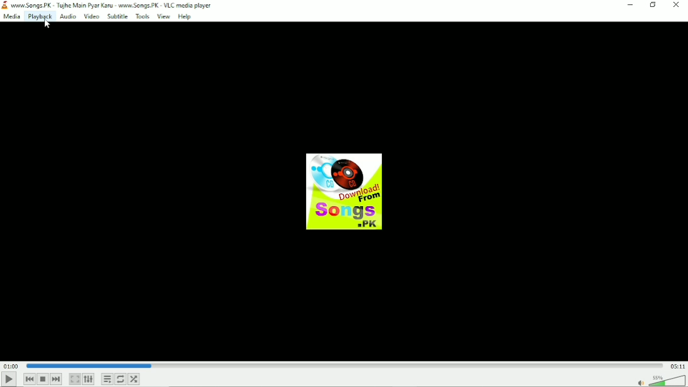 The height and width of the screenshot is (387, 688). Describe the element at coordinates (75, 379) in the screenshot. I see `Toggle video in fullscreen` at that location.